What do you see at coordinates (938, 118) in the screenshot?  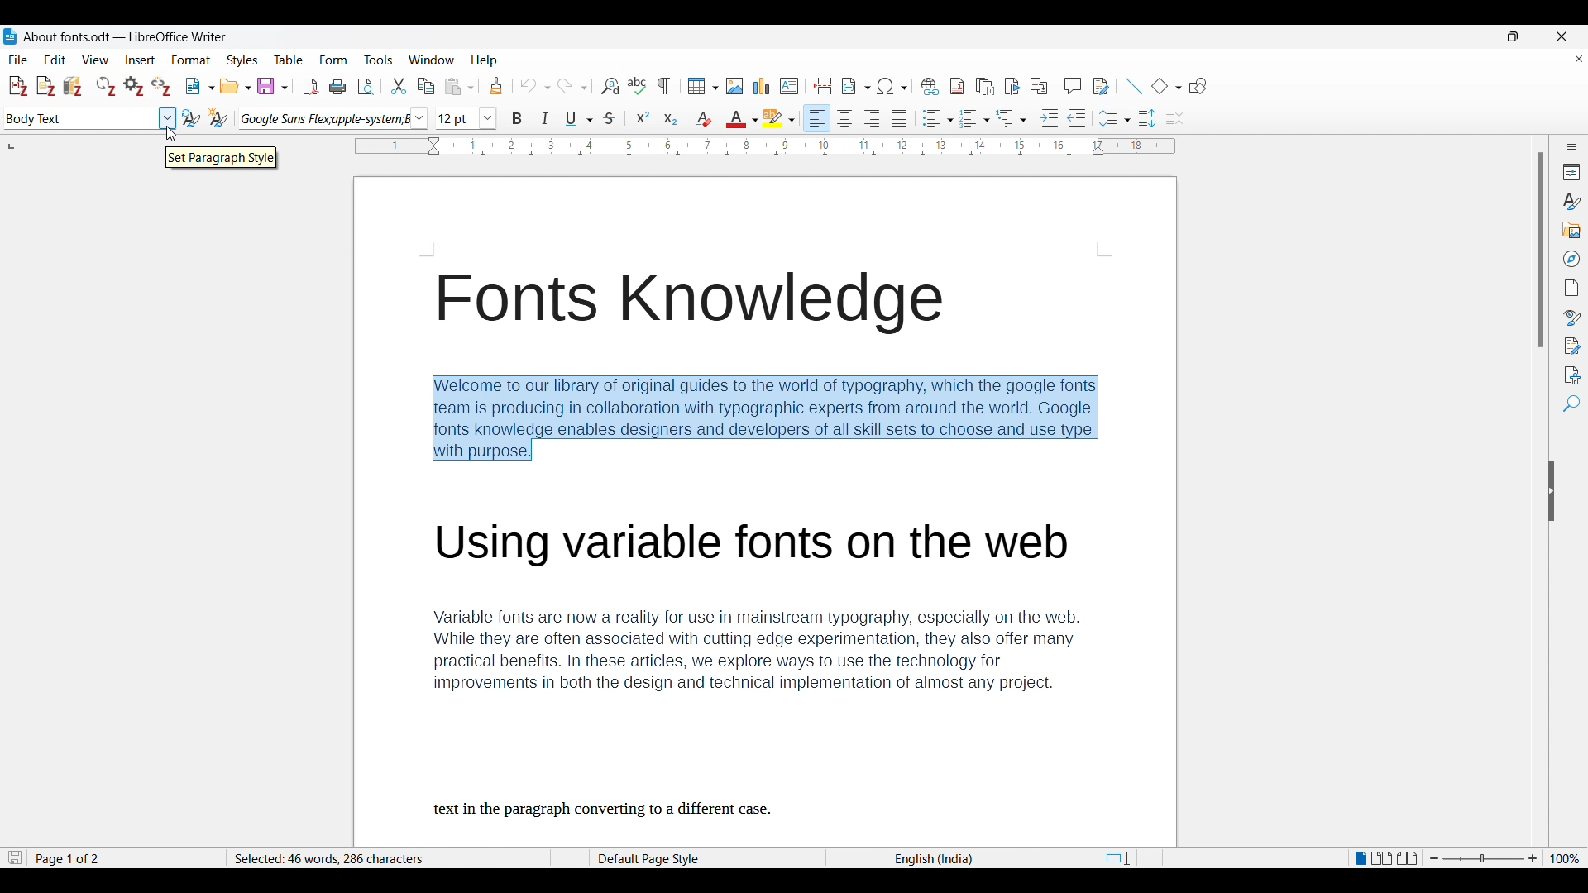 I see `Toggle unordered list` at bounding box center [938, 118].